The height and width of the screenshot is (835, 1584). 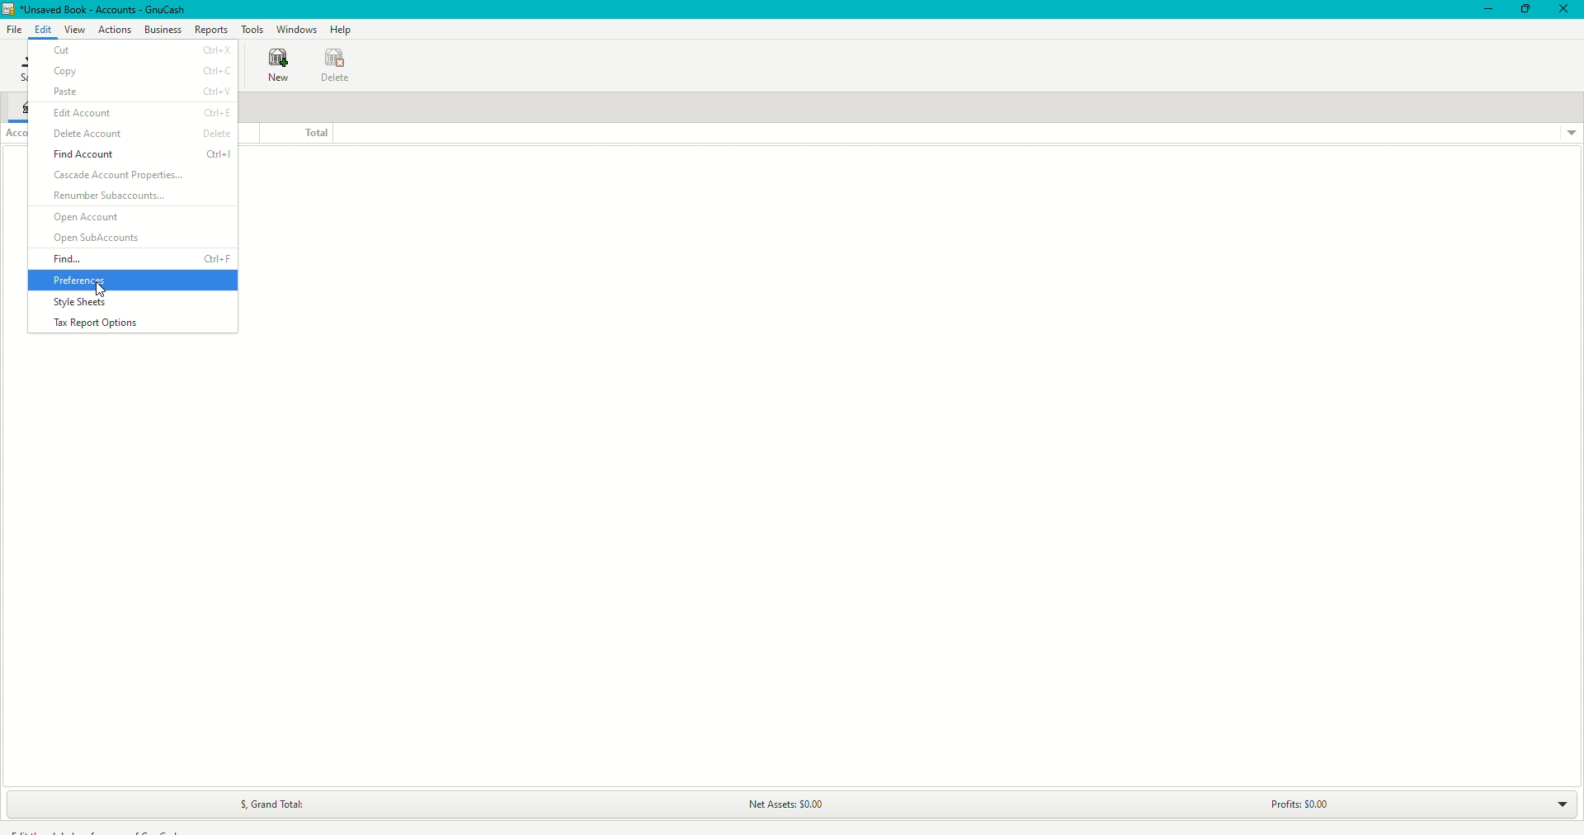 I want to click on Find Account, so click(x=144, y=156).